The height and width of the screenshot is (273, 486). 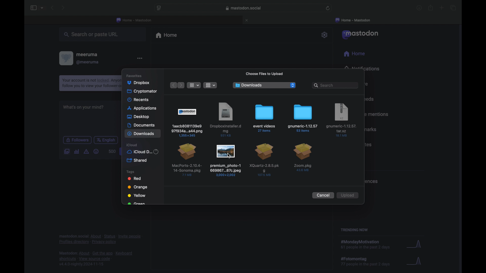 What do you see at coordinates (430, 8) in the screenshot?
I see `share` at bounding box center [430, 8].